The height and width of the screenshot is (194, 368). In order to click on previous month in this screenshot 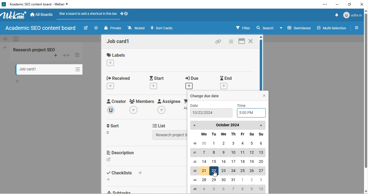, I will do `click(195, 125)`.